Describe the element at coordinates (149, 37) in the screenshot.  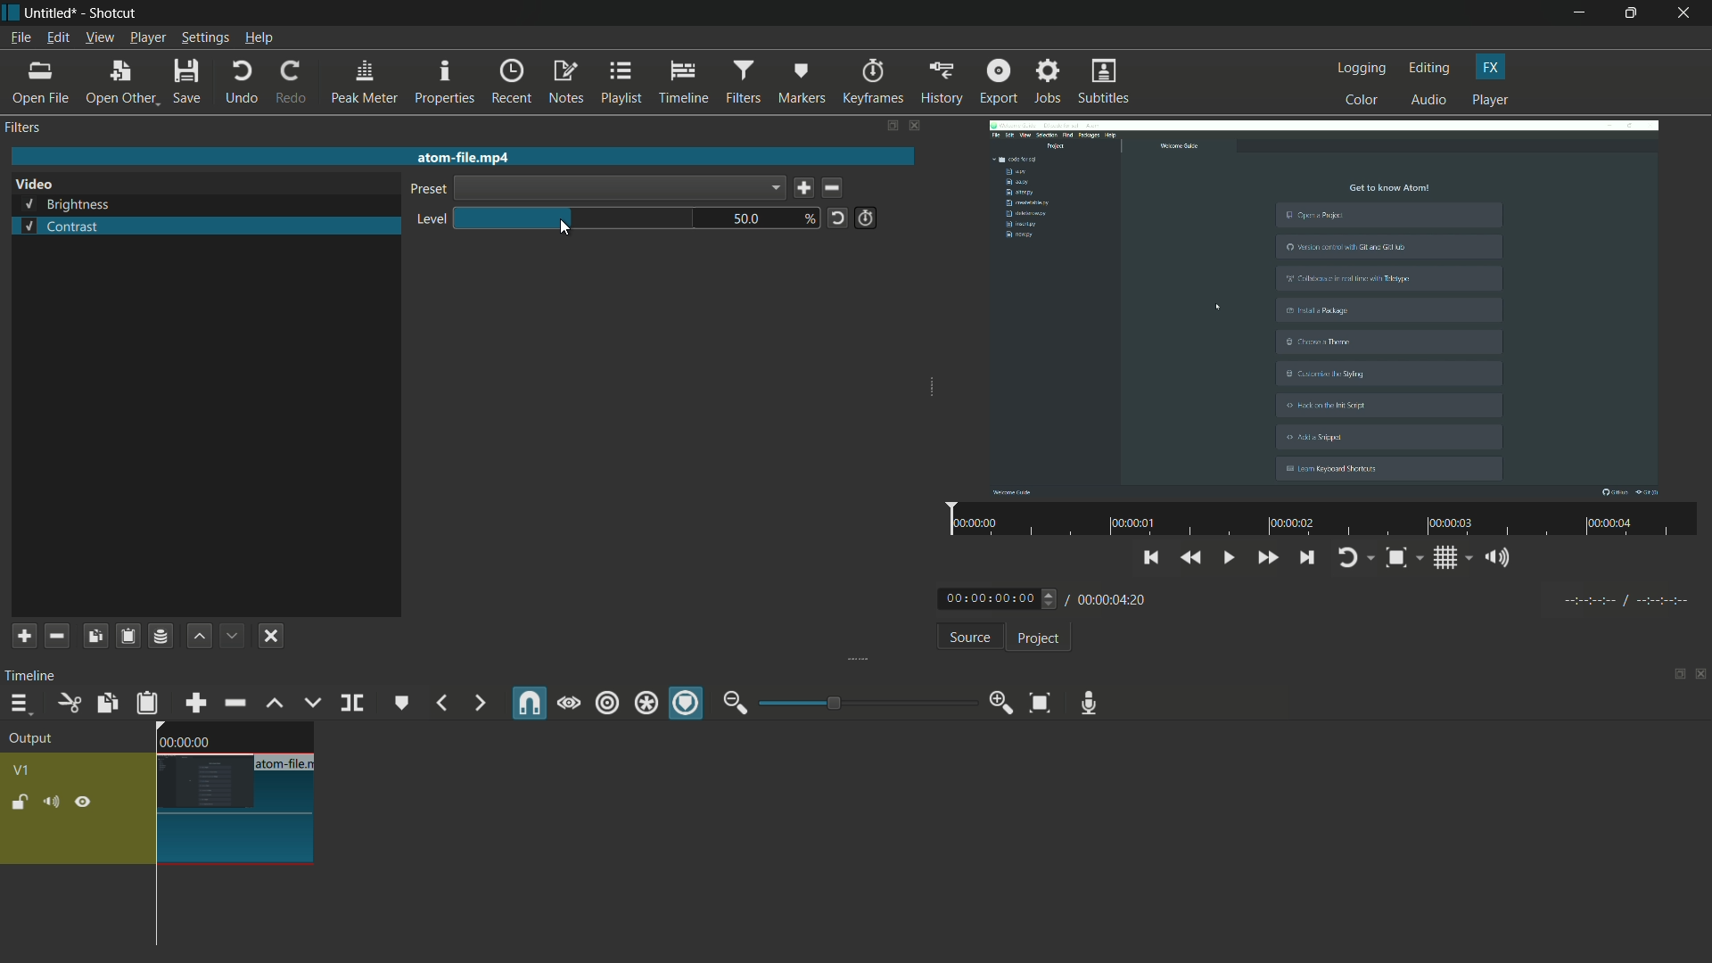
I see `player menu` at that location.